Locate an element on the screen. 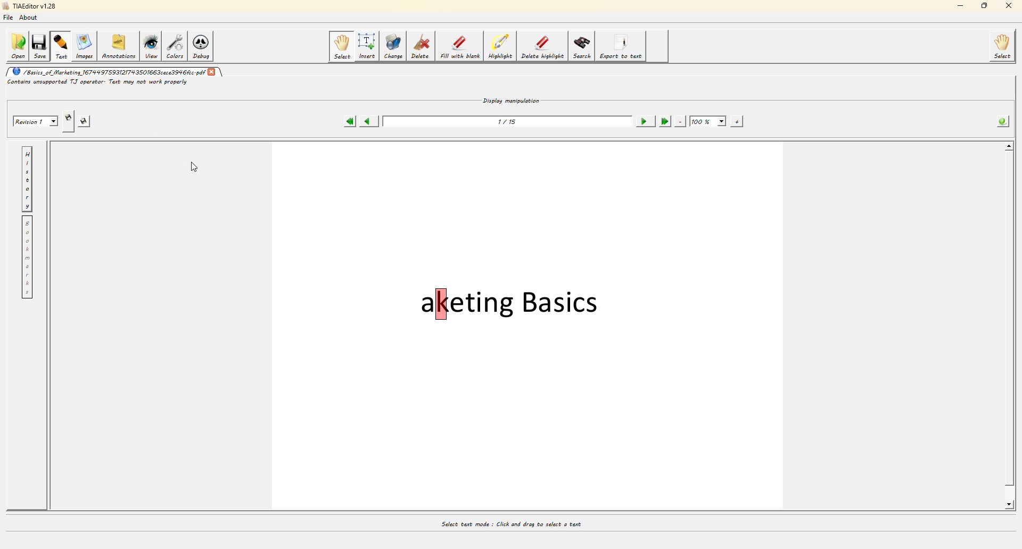  debug is located at coordinates (204, 46).